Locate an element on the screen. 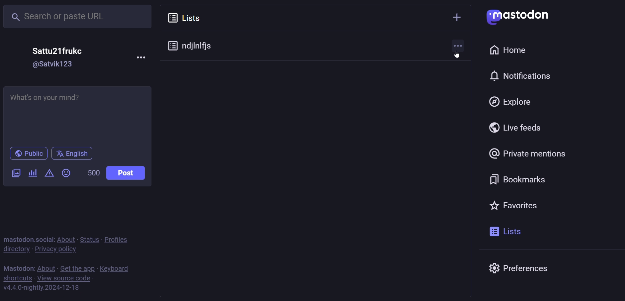 This screenshot has height=301, width=625. english is located at coordinates (72, 154).